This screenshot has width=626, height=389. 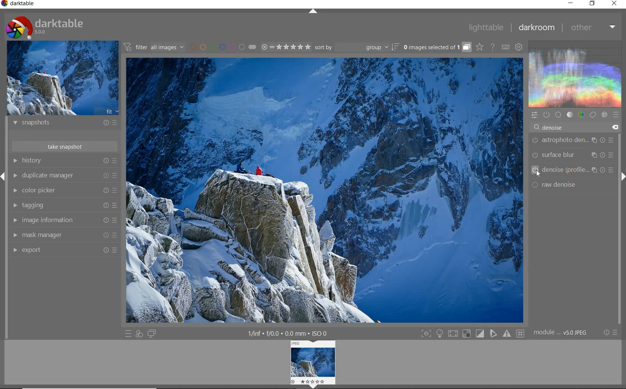 What do you see at coordinates (325, 191) in the screenshot?
I see `selected image` at bounding box center [325, 191].